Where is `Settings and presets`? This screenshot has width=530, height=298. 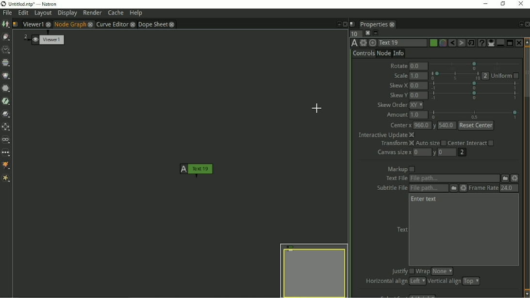 Settings and presets is located at coordinates (364, 43).